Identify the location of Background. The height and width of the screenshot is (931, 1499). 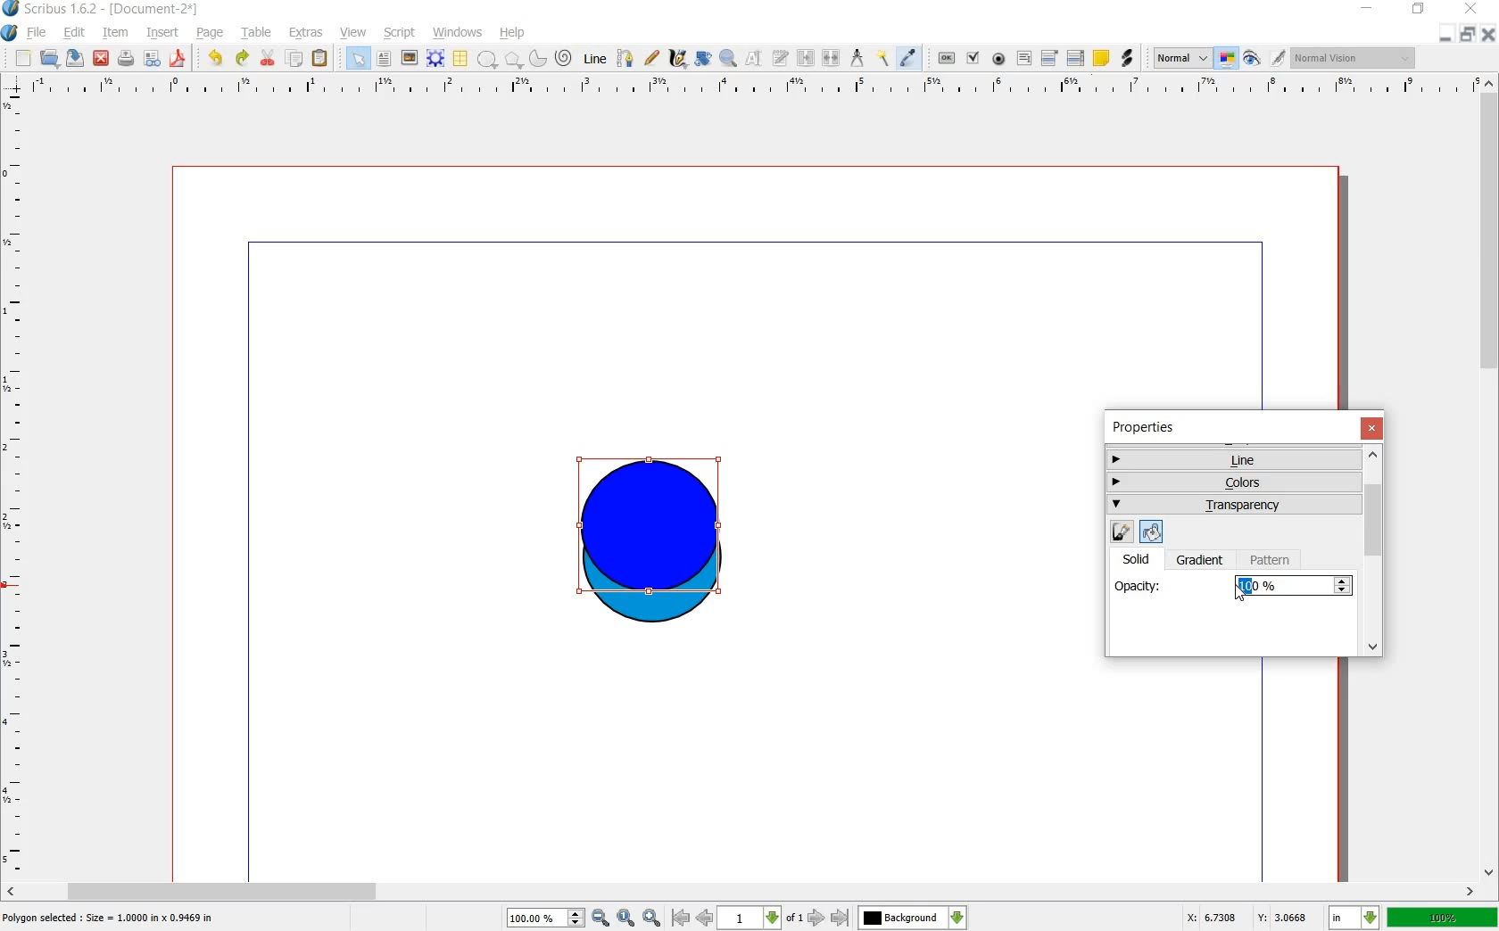
(913, 918).